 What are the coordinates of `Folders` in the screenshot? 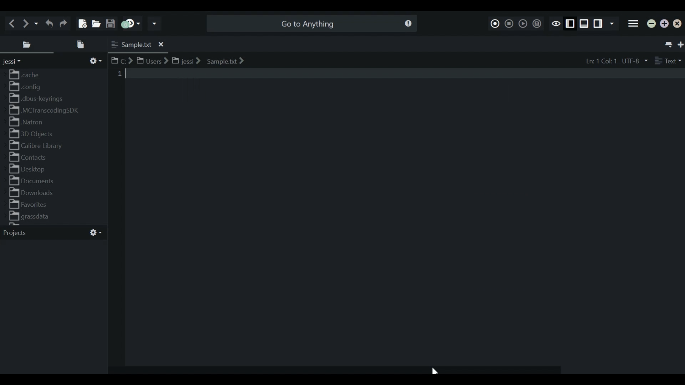 It's located at (48, 147).